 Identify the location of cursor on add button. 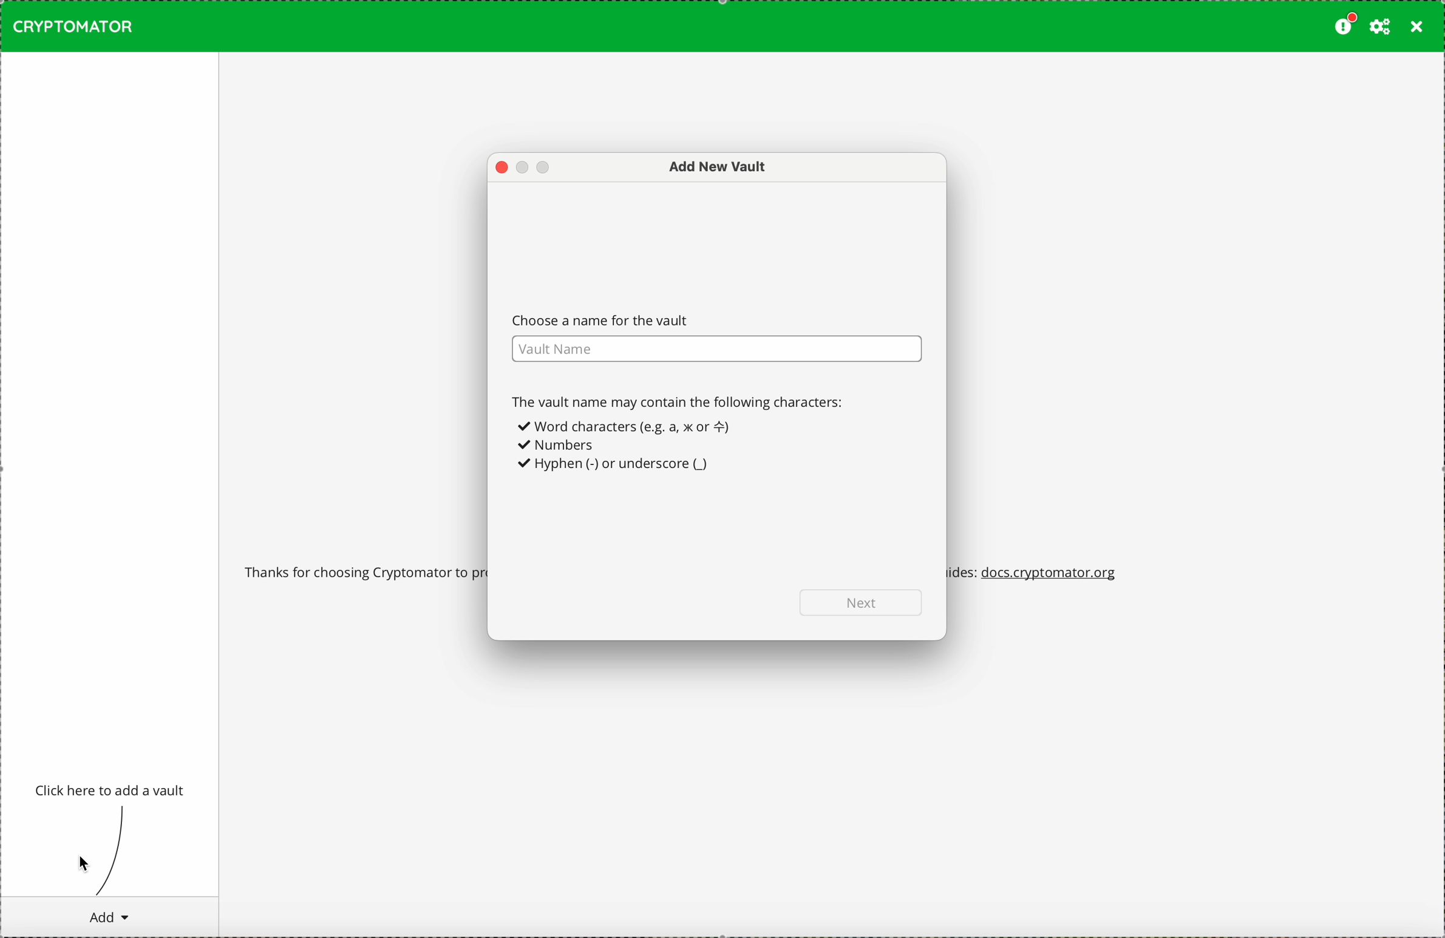
(108, 917).